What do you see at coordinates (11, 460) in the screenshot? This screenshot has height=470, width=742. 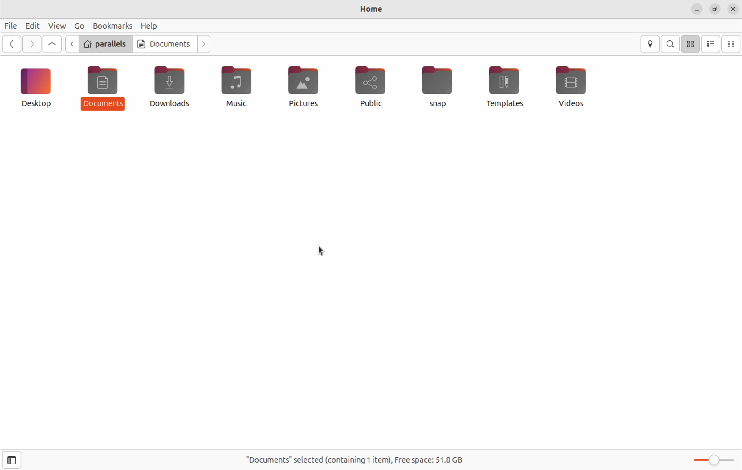 I see `show side bar` at bounding box center [11, 460].